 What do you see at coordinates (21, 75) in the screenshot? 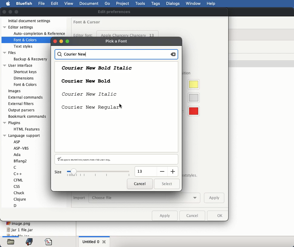
I see `user interface` at bounding box center [21, 75].